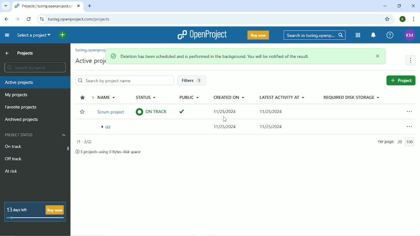 The image size is (420, 236). What do you see at coordinates (225, 127) in the screenshot?
I see `11/25/2024` at bounding box center [225, 127].